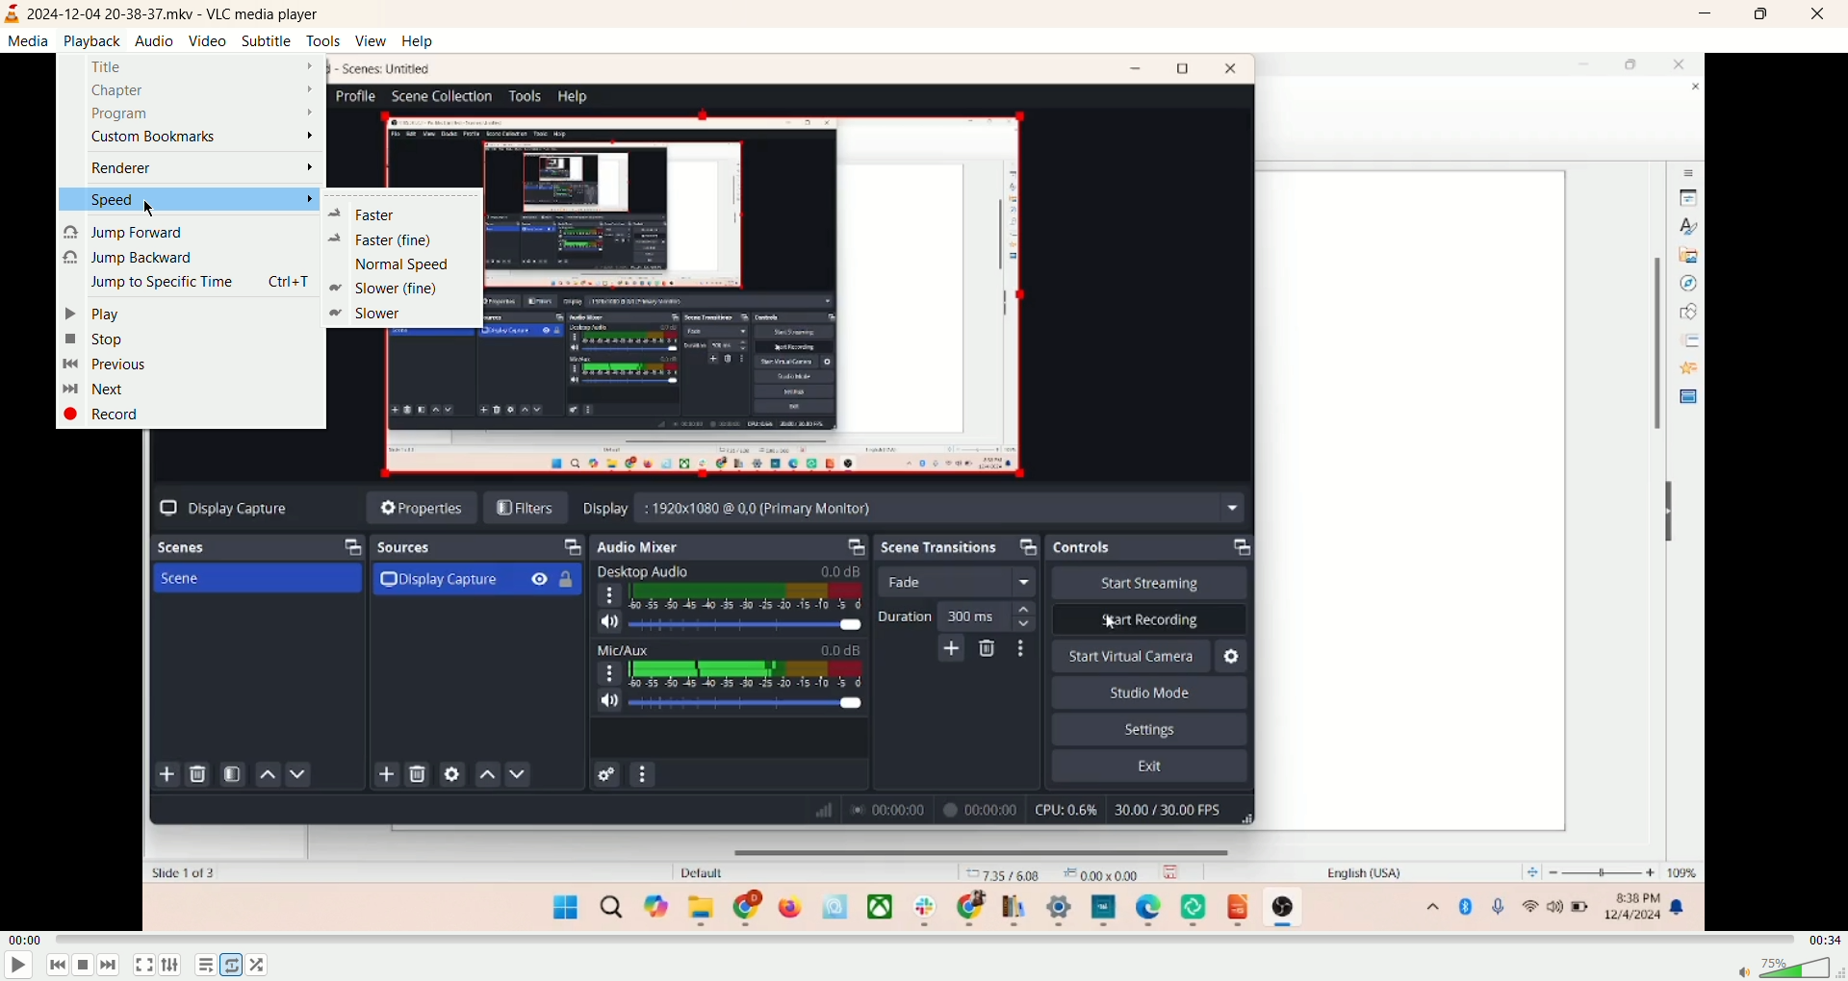 The height and width of the screenshot is (981, 1848). What do you see at coordinates (263, 40) in the screenshot?
I see `subtitle` at bounding box center [263, 40].